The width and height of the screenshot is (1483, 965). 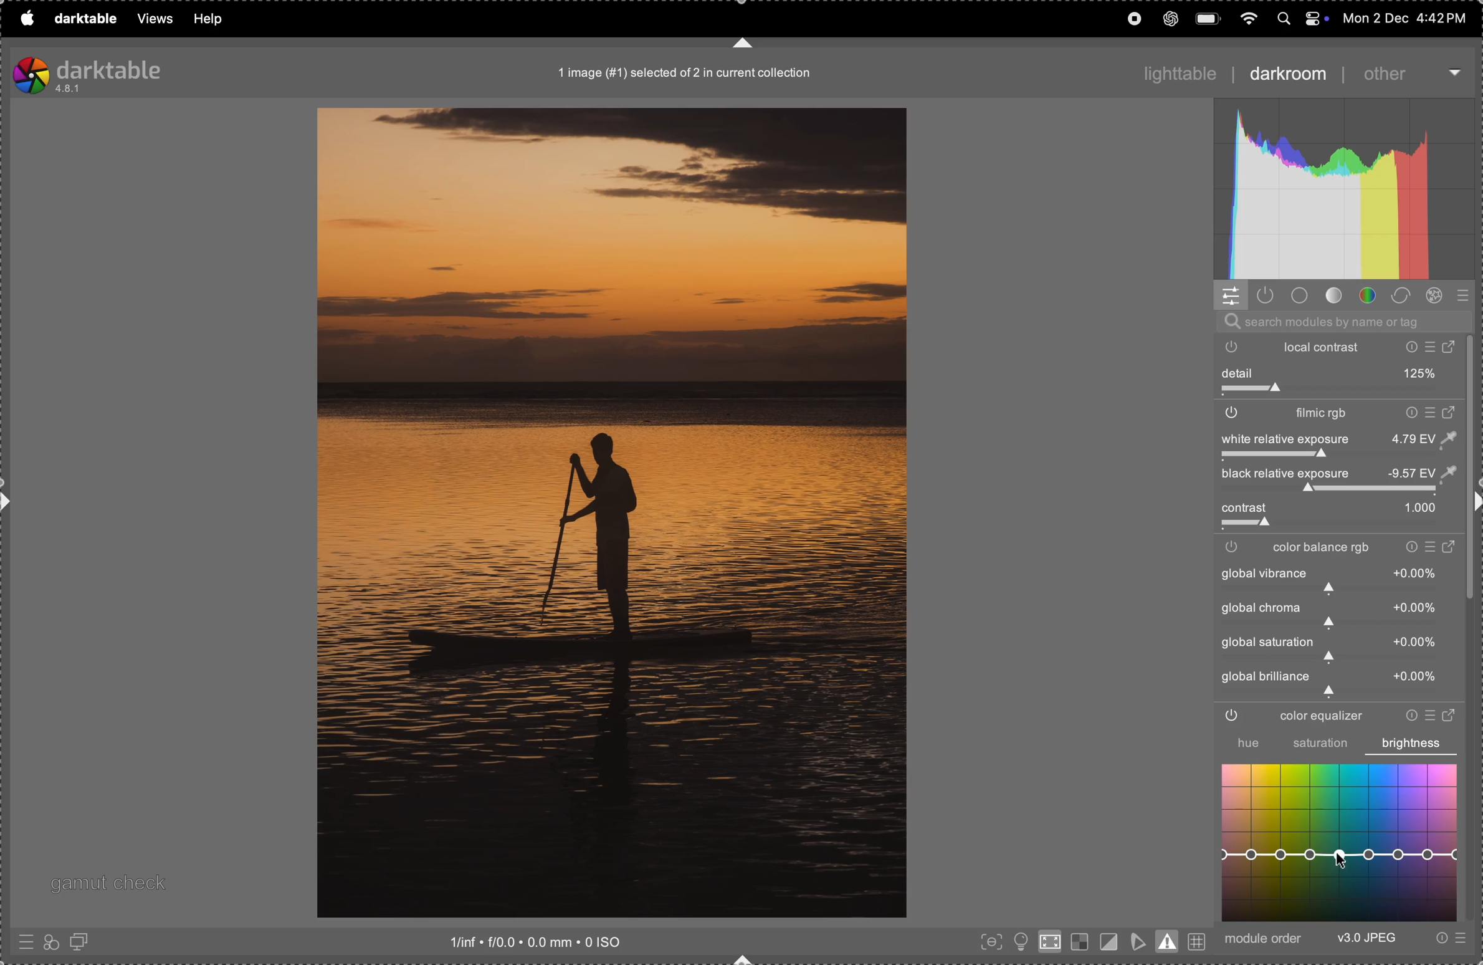 What do you see at coordinates (555, 943) in the screenshot?
I see `iso standard` at bounding box center [555, 943].